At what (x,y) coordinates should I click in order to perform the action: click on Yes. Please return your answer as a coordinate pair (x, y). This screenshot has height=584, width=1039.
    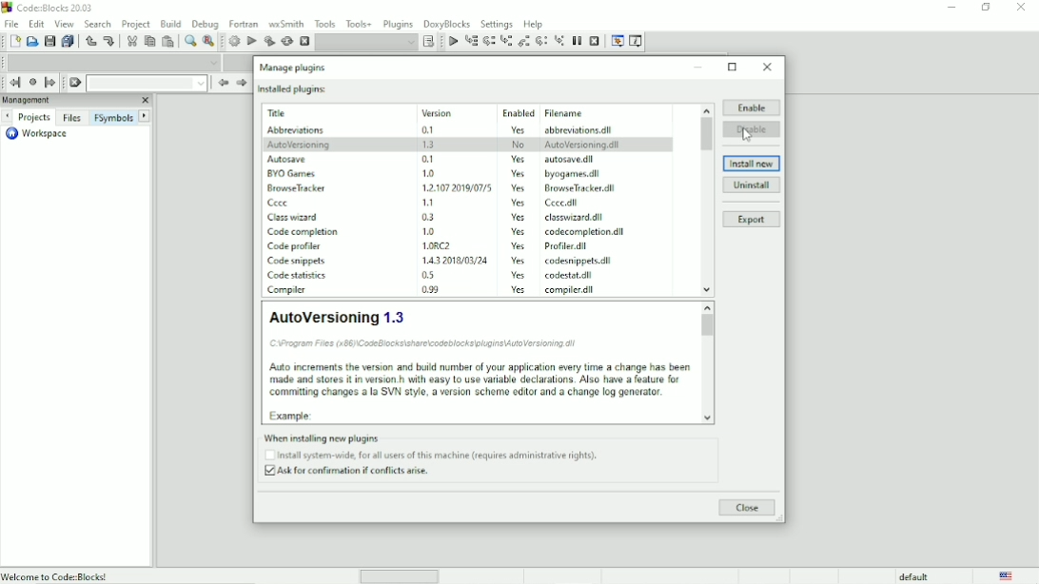
    Looking at the image, I should click on (520, 204).